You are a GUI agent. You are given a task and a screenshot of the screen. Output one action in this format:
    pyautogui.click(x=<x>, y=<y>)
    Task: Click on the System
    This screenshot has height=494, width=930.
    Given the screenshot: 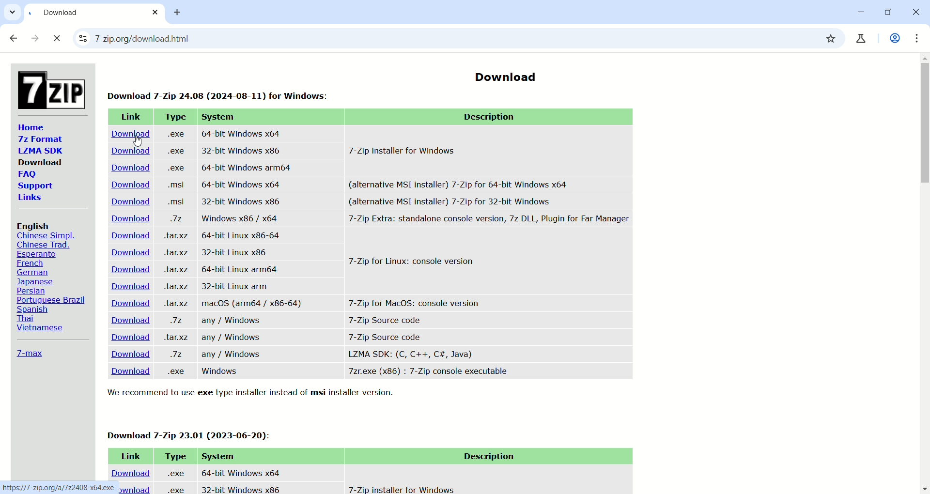 What is the action you would take?
    pyautogui.click(x=220, y=117)
    